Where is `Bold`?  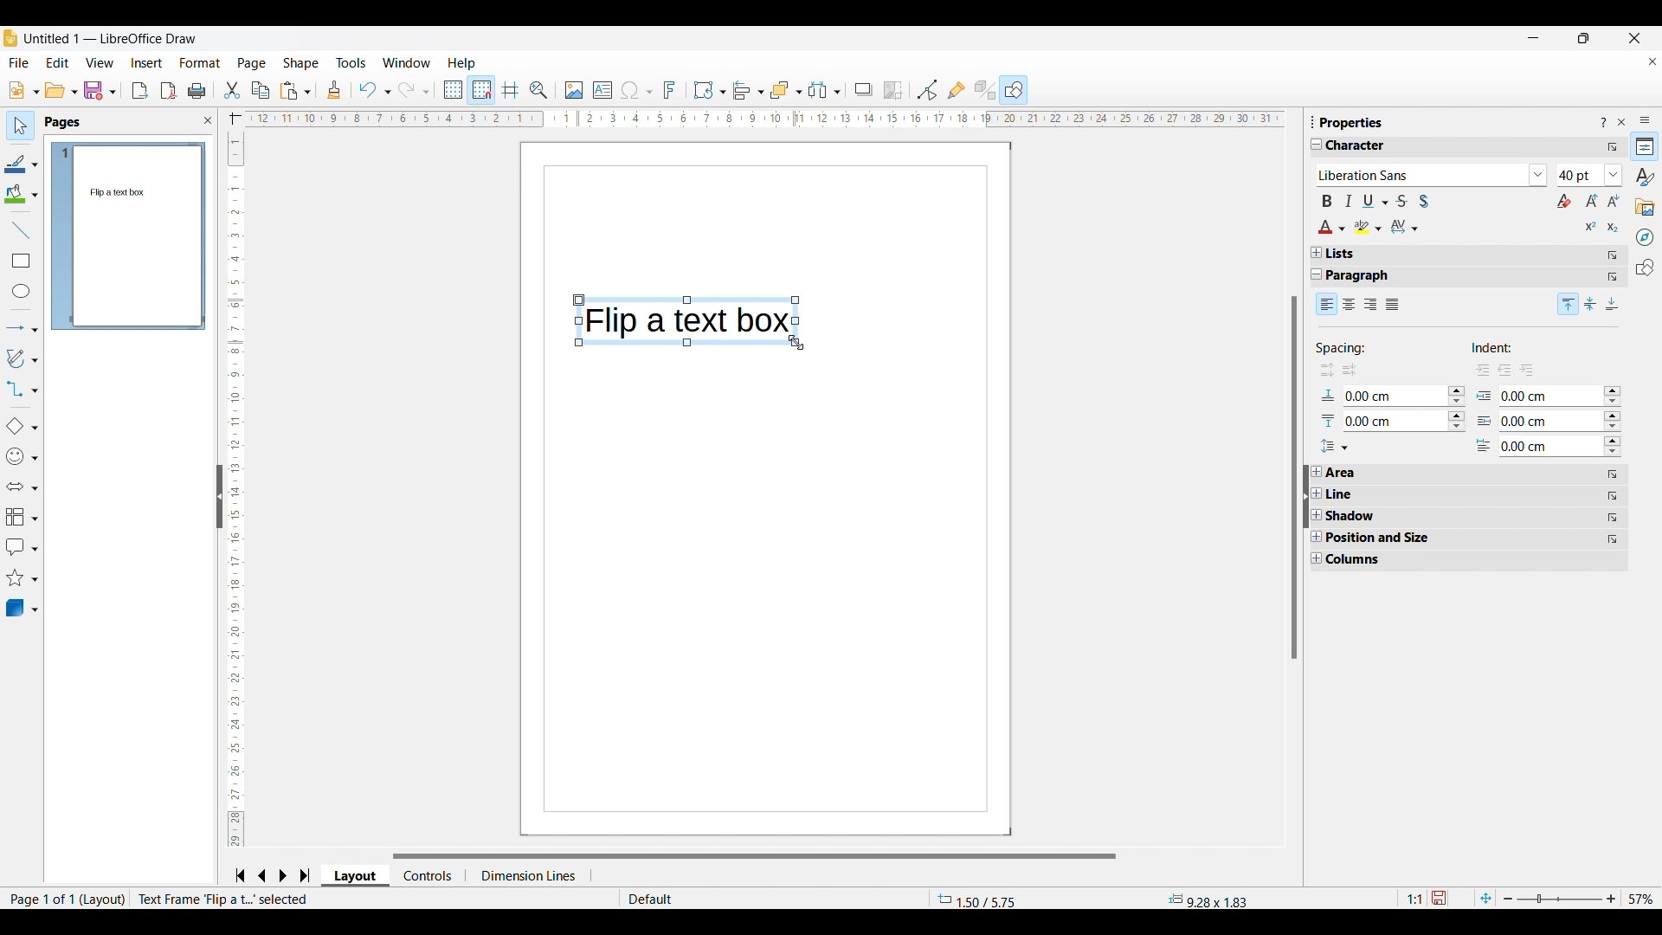
Bold is located at coordinates (1327, 201).